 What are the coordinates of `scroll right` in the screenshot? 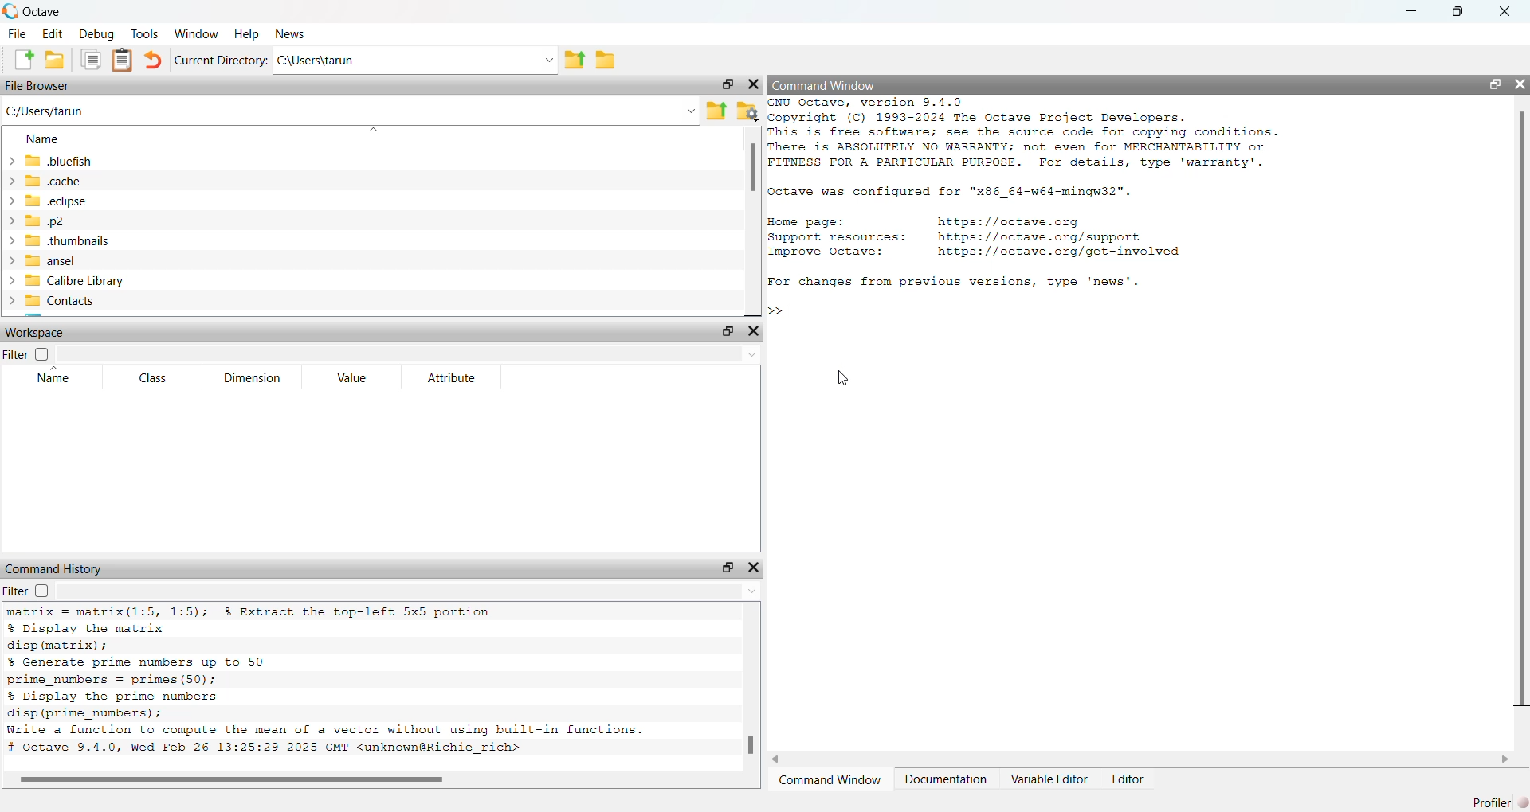 It's located at (1506, 759).